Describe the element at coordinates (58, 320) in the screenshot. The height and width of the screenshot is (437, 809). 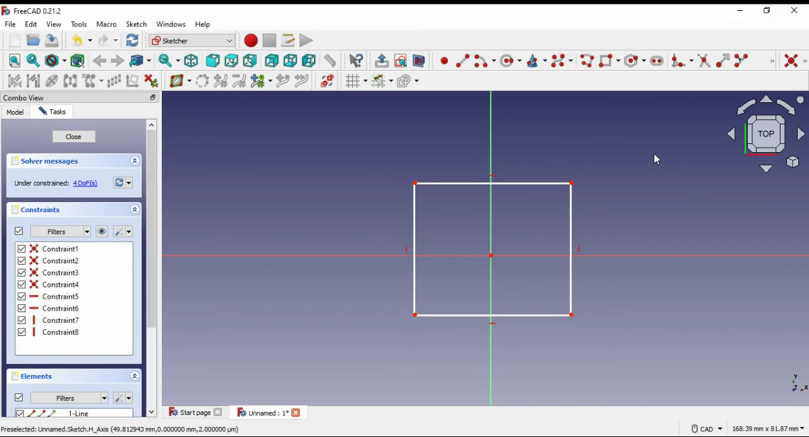
I see `on/off constraint 7` at that location.